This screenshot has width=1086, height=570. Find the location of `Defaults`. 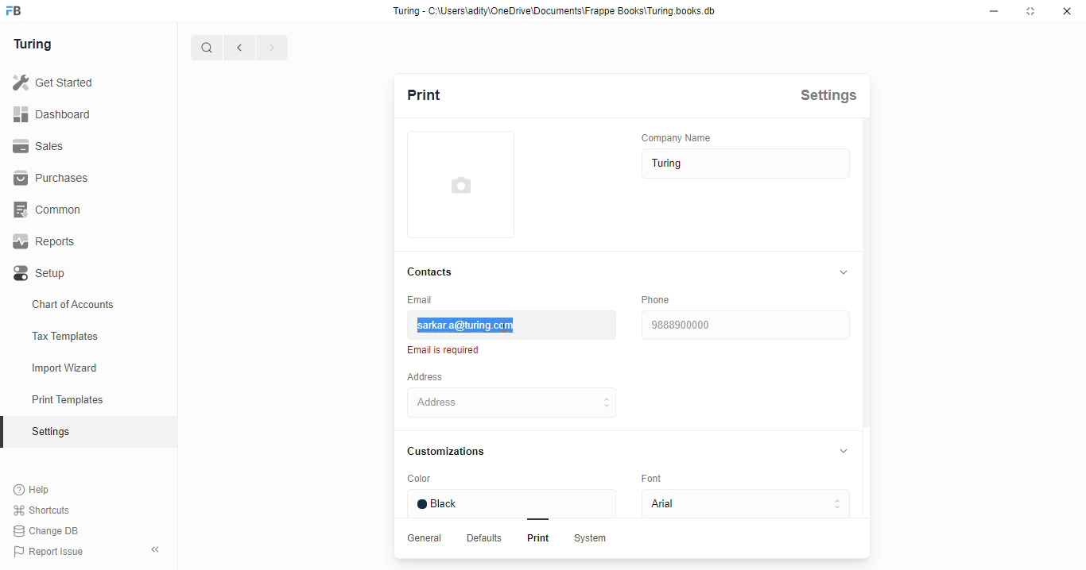

Defaults is located at coordinates (486, 539).